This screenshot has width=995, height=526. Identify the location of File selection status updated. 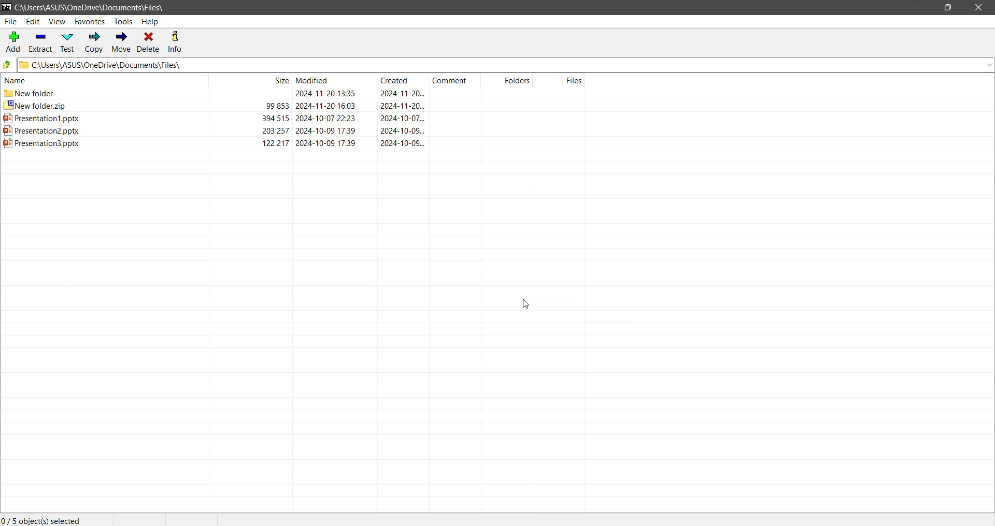
(45, 520).